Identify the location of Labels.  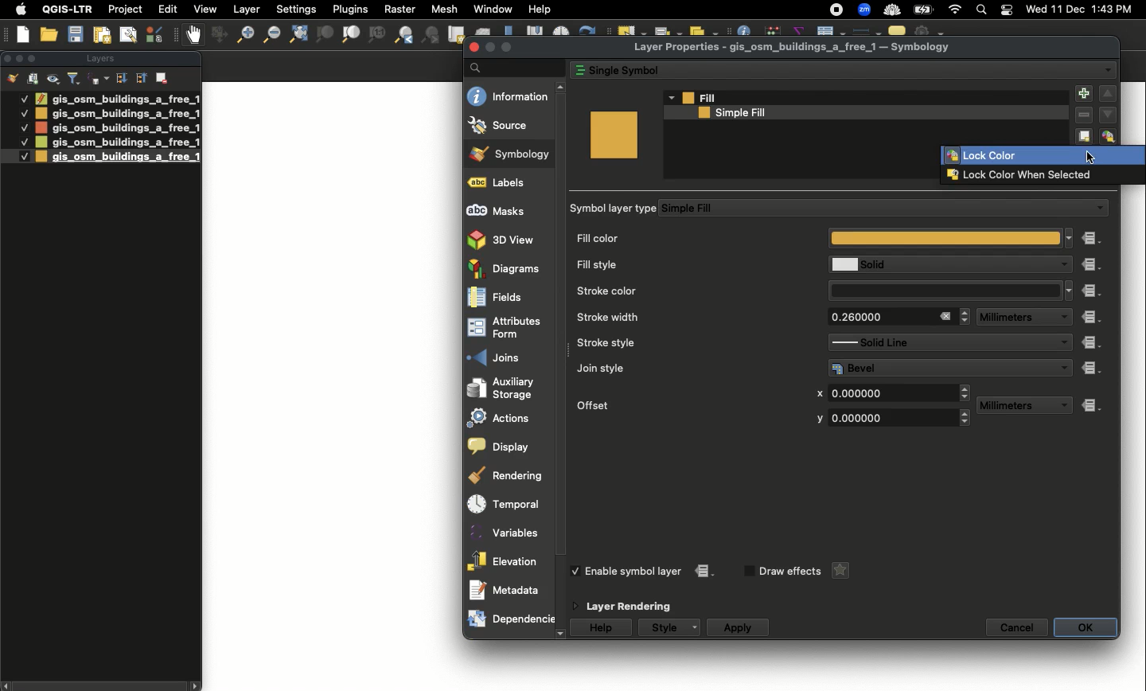
(507, 183).